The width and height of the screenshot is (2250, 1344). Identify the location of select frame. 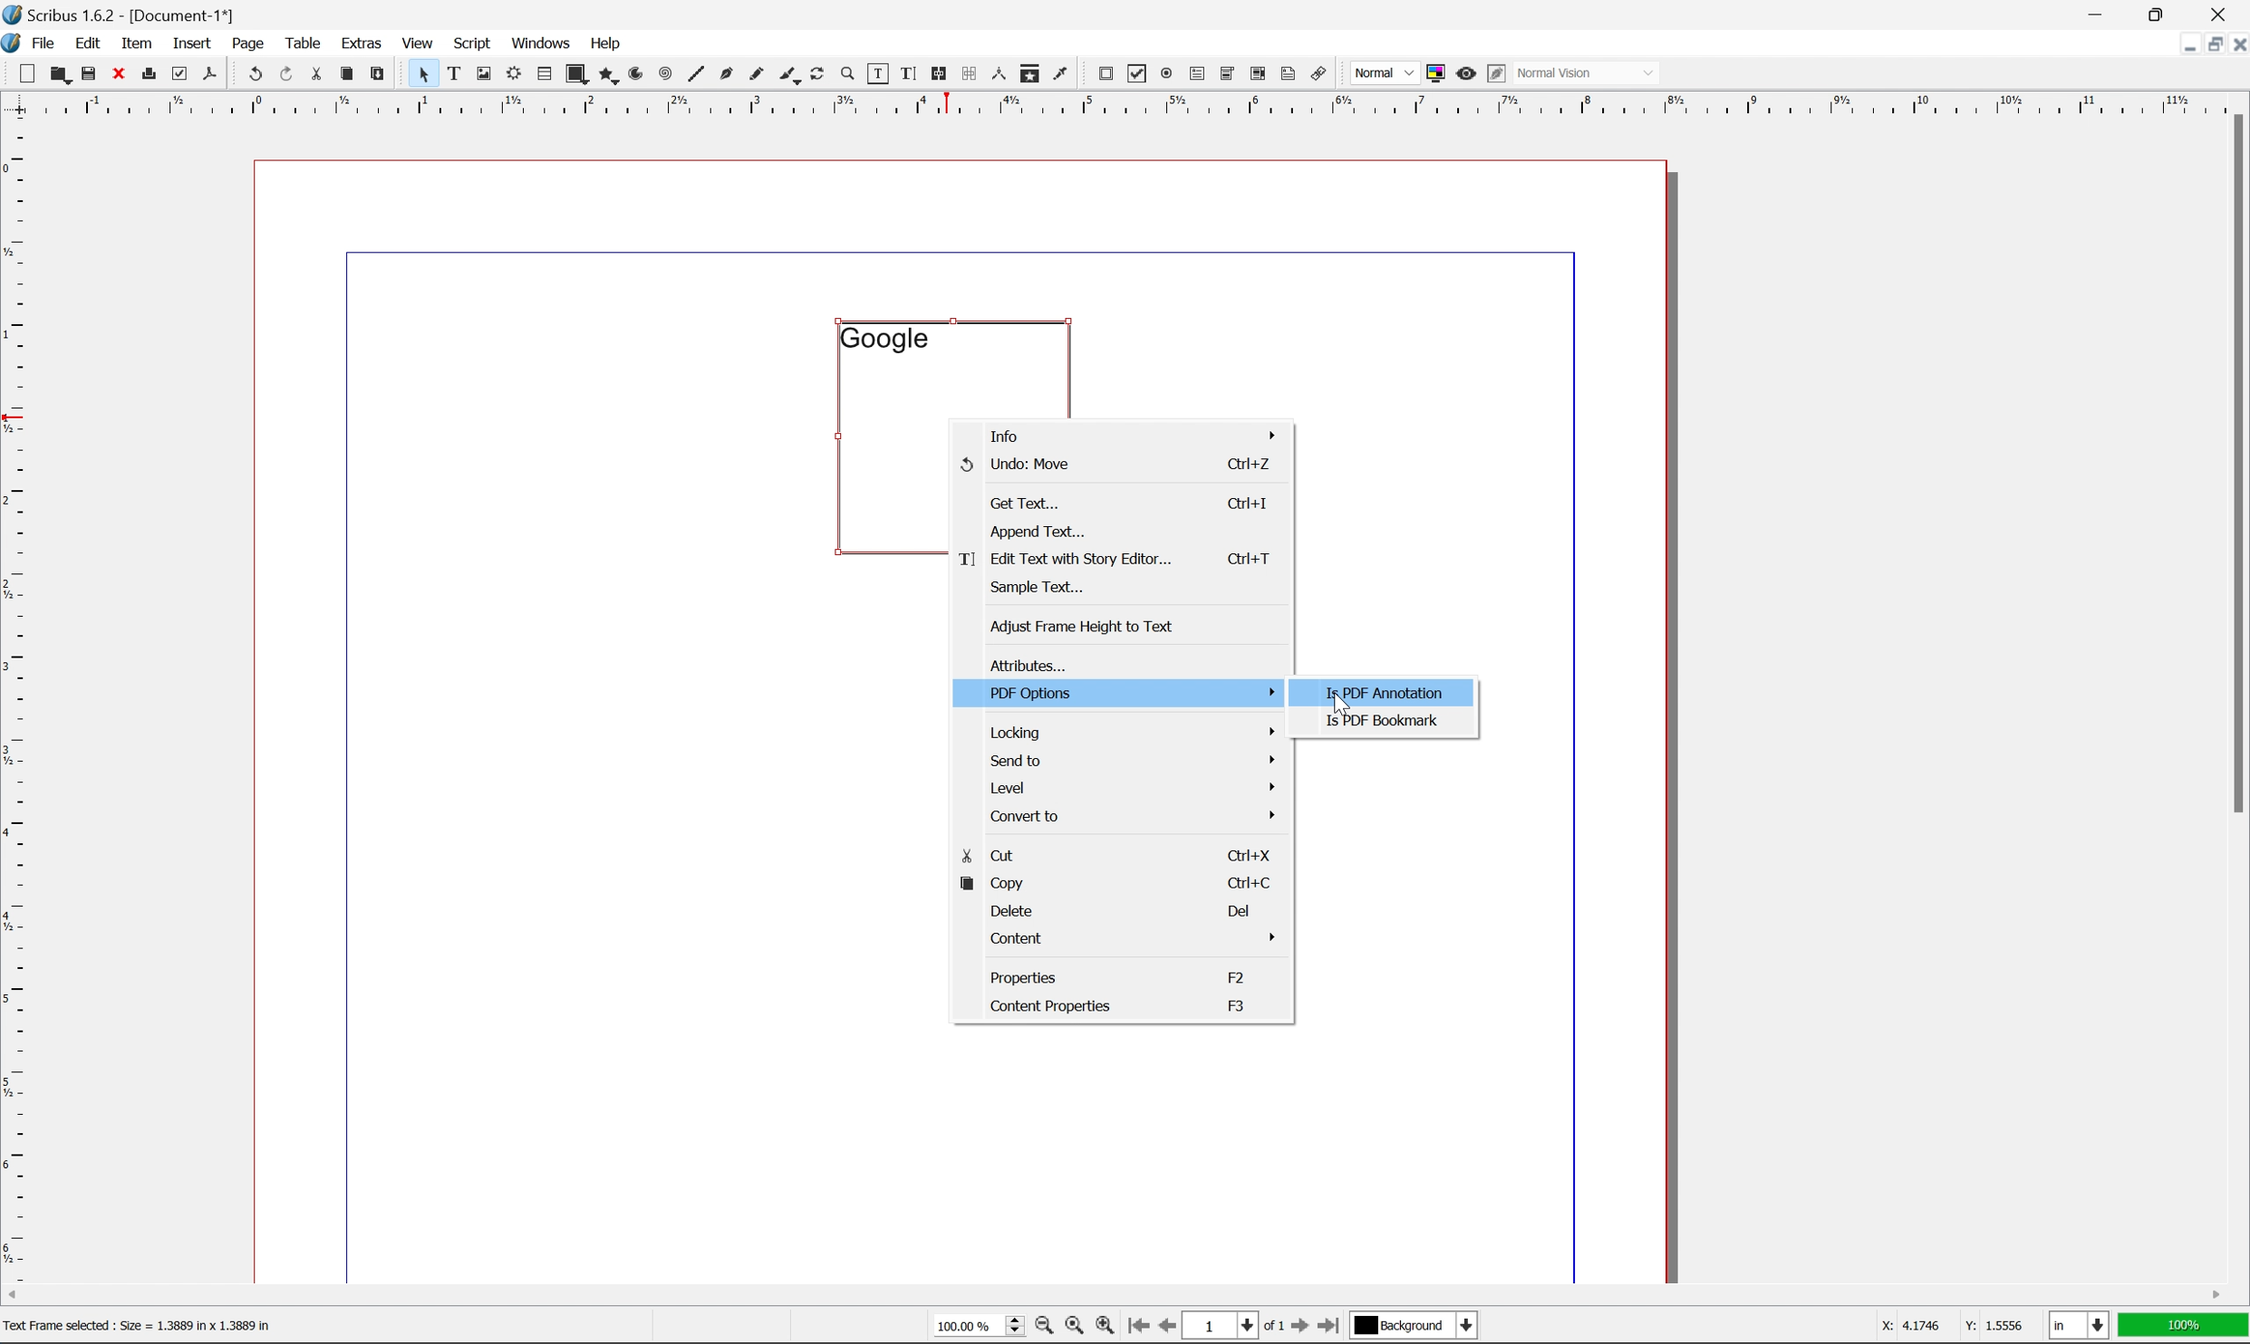
(422, 77).